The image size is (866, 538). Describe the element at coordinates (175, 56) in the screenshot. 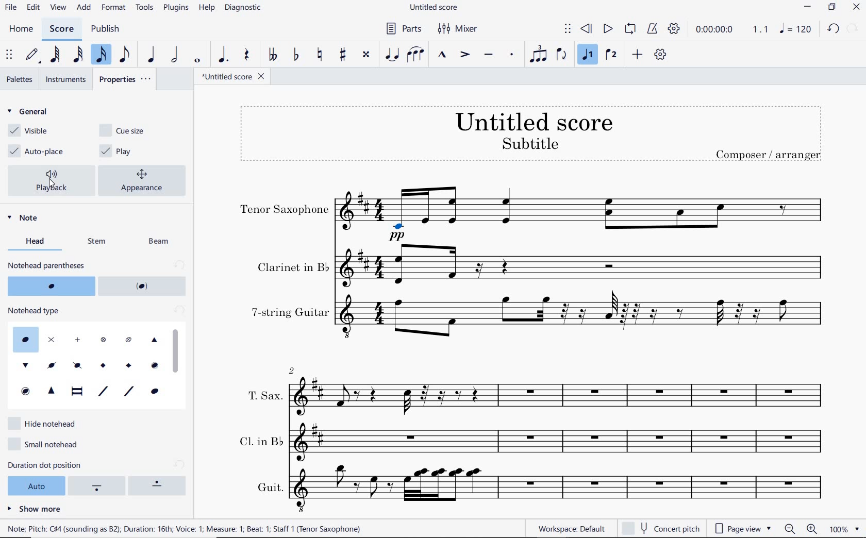

I see `HALF NOTE` at that location.